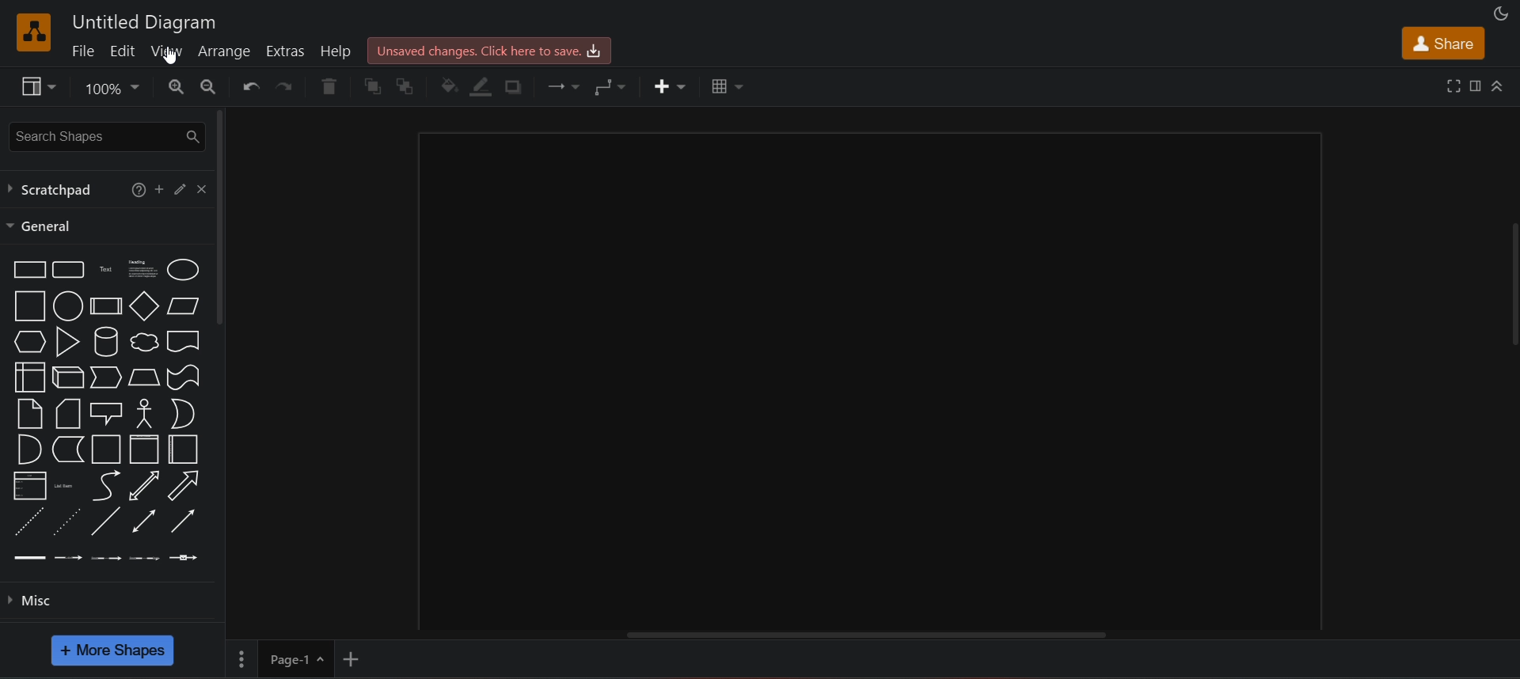 This screenshot has width=1520, height=679. Describe the element at coordinates (68, 268) in the screenshot. I see `rounded rectangle` at that location.